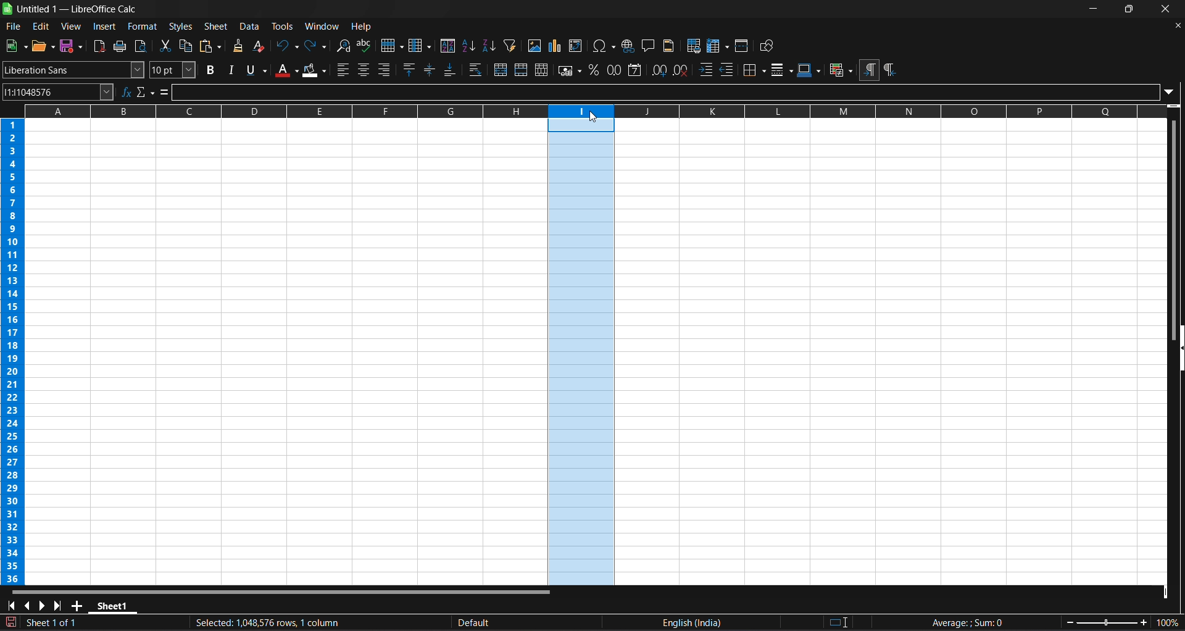 This screenshot has width=1185, height=631. What do you see at coordinates (120, 46) in the screenshot?
I see `print` at bounding box center [120, 46].